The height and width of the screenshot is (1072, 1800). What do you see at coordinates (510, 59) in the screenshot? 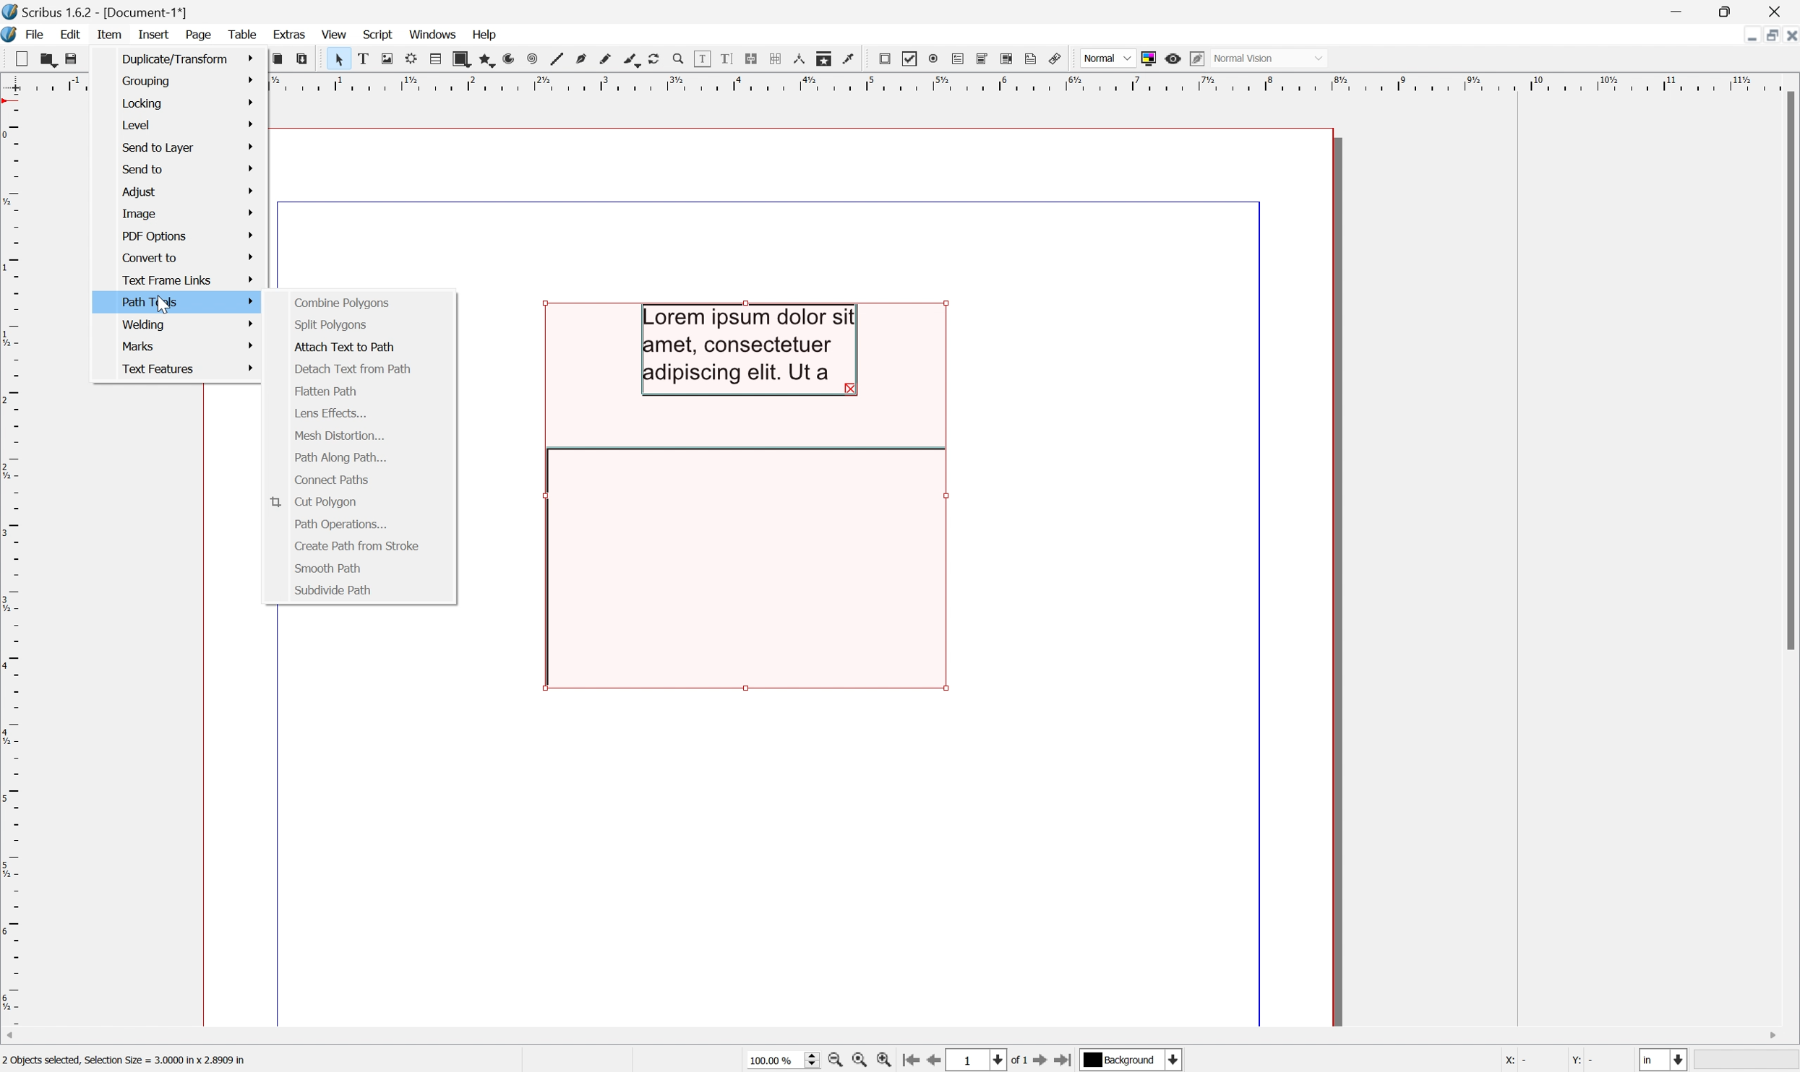
I see `Arc` at bounding box center [510, 59].